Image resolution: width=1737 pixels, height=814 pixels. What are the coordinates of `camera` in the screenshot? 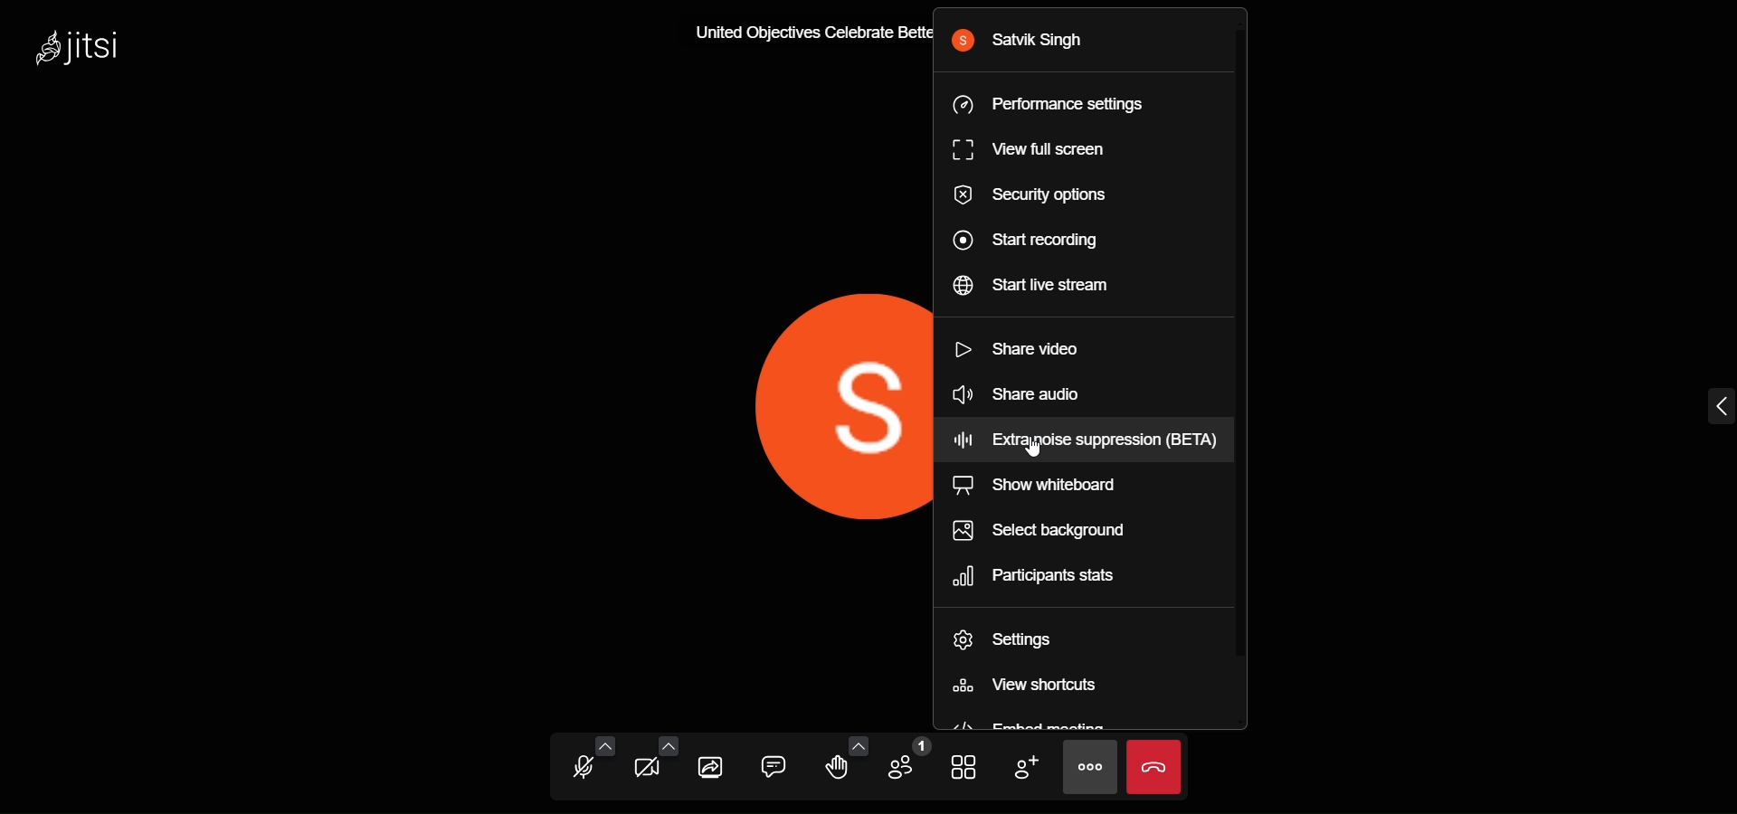 It's located at (648, 771).